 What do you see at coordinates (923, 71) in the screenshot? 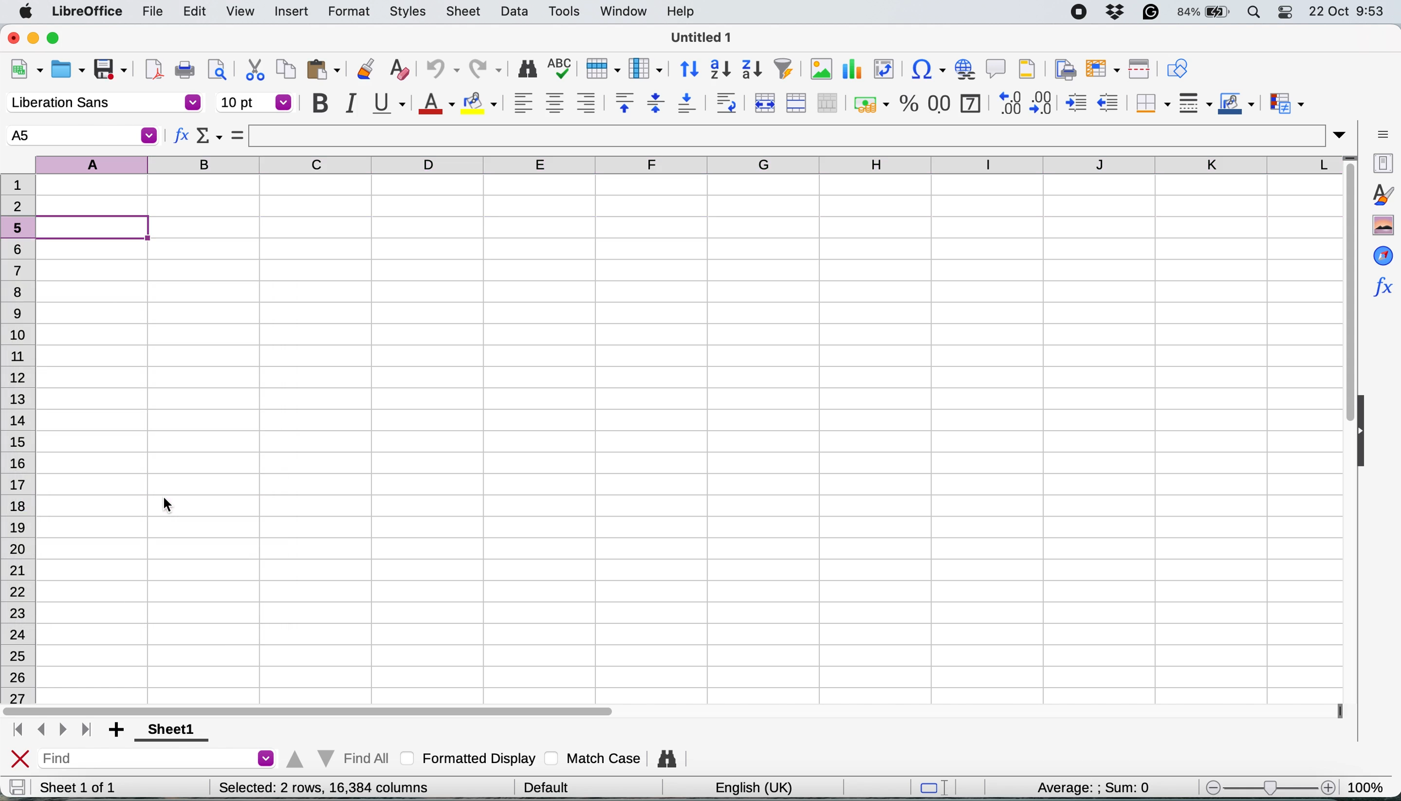
I see `insert hyperlink` at bounding box center [923, 71].